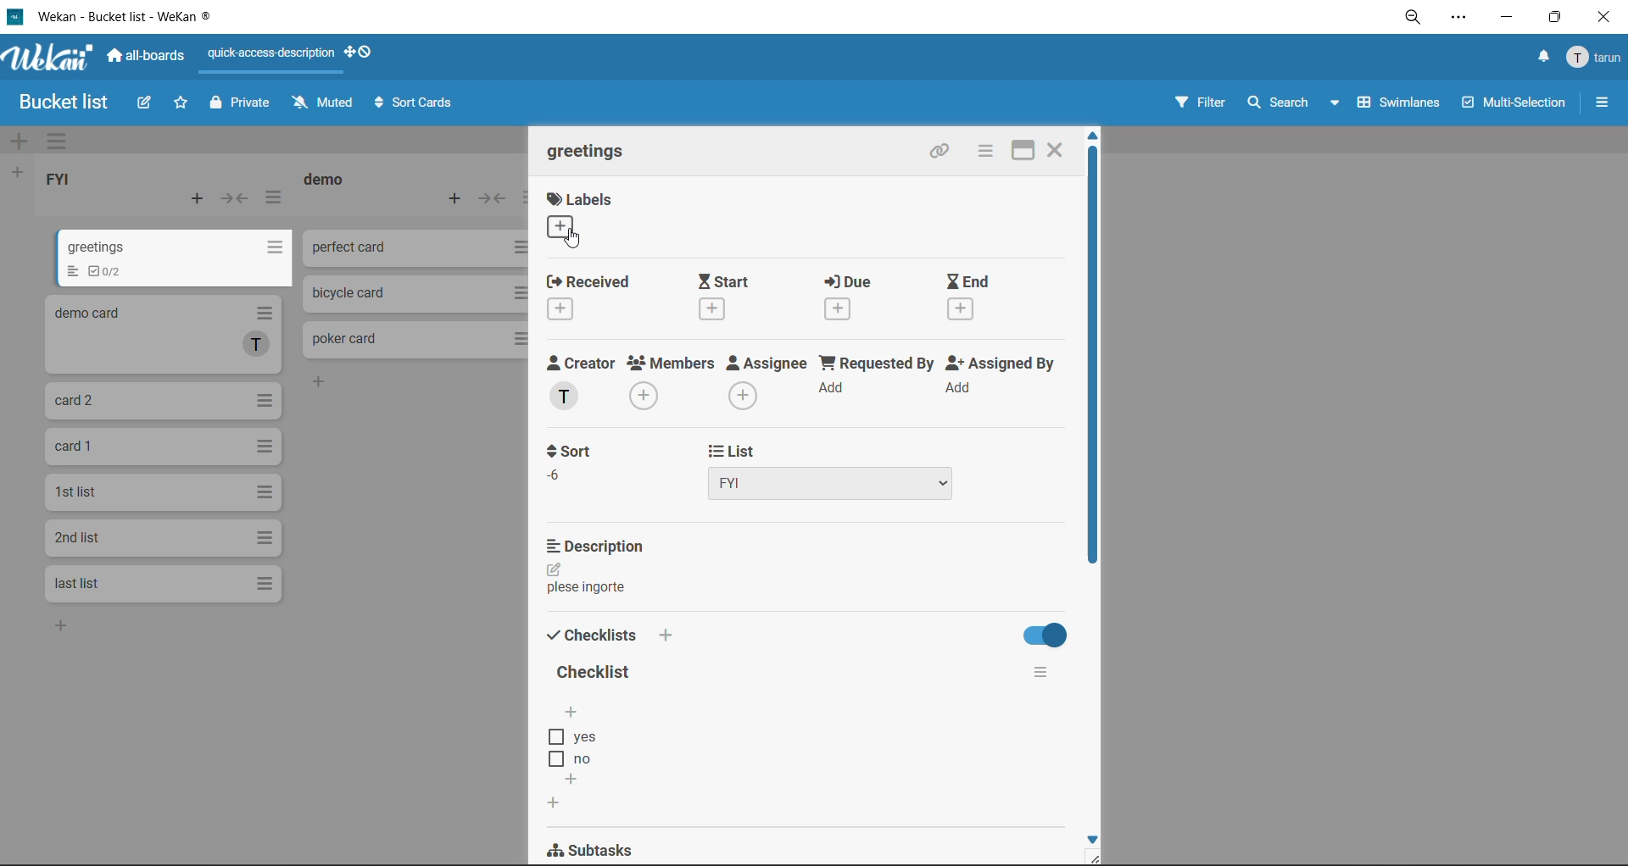 The height and width of the screenshot is (866, 1628). Describe the element at coordinates (1510, 106) in the screenshot. I see `multiselection` at that location.